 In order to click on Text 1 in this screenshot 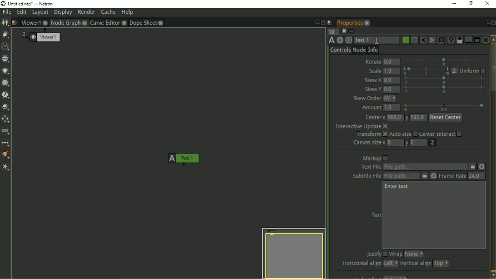, I will do `click(377, 40)`.